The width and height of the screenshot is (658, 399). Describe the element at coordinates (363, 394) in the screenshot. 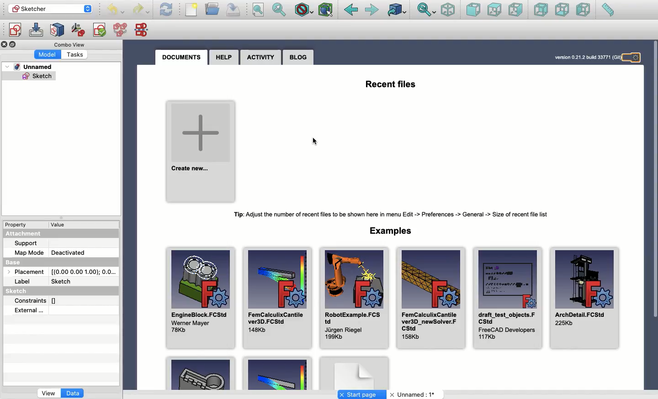

I see `Start page` at that location.